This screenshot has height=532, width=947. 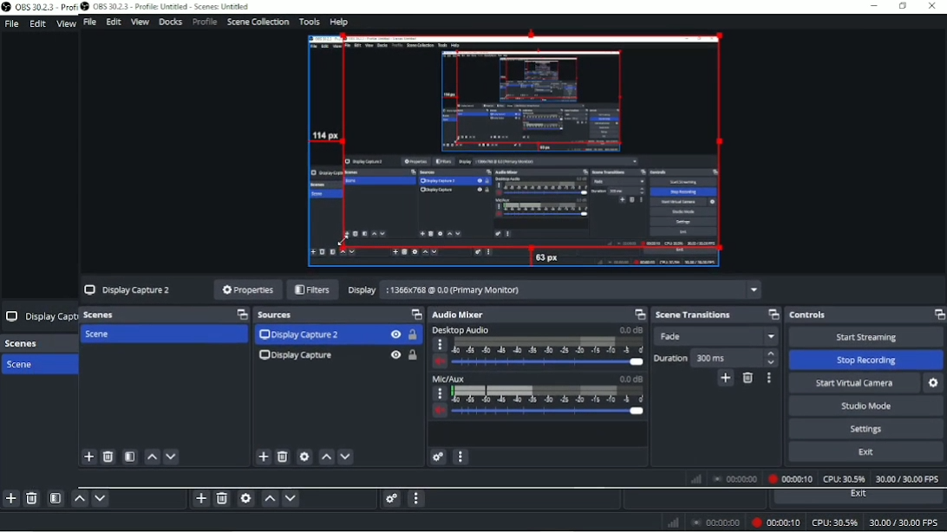 I want to click on 00:00:00, so click(x=715, y=522).